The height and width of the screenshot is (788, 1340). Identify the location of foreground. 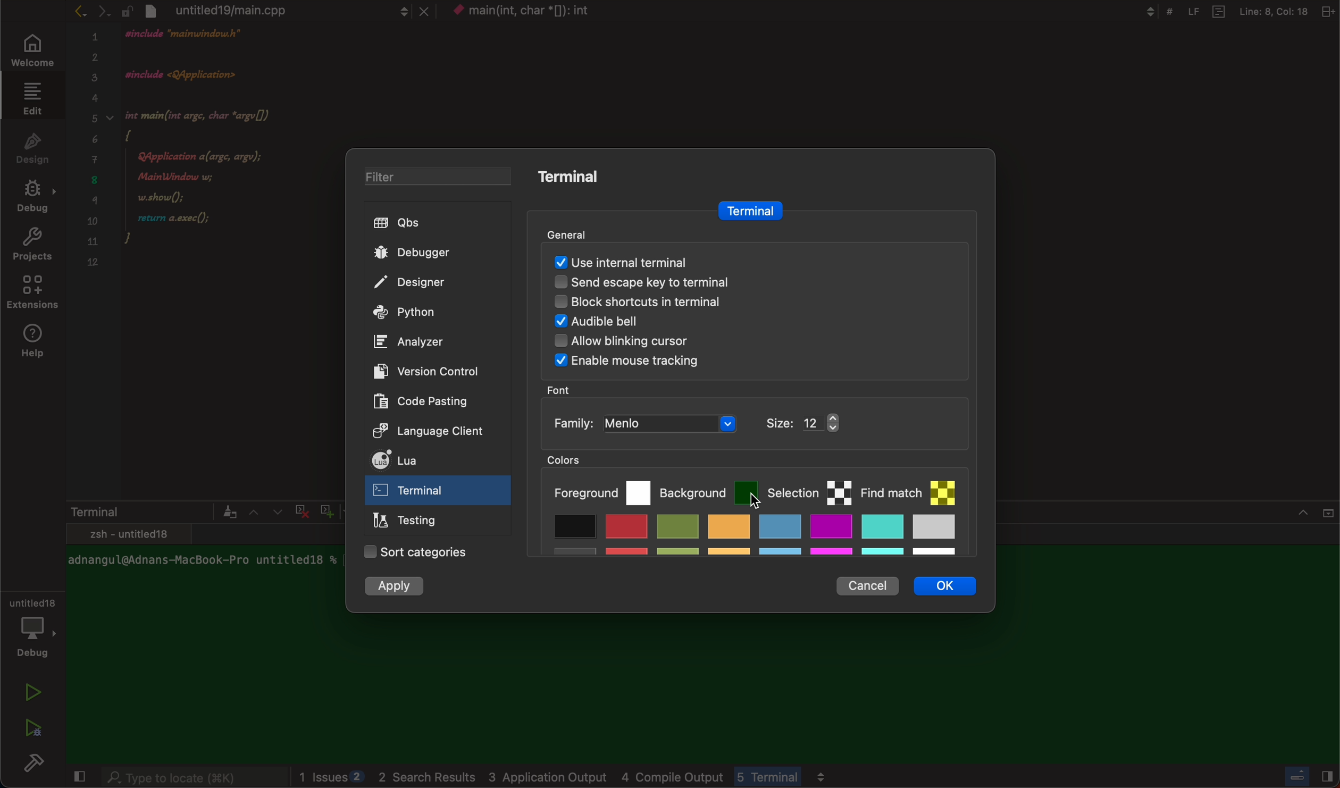
(601, 491).